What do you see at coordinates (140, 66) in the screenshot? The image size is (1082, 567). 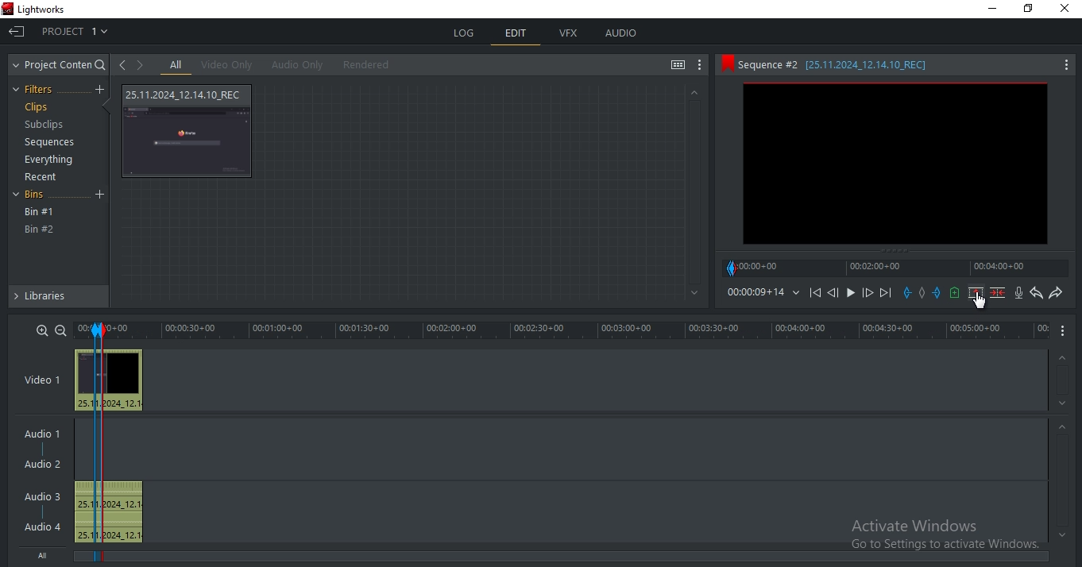 I see `` at bounding box center [140, 66].